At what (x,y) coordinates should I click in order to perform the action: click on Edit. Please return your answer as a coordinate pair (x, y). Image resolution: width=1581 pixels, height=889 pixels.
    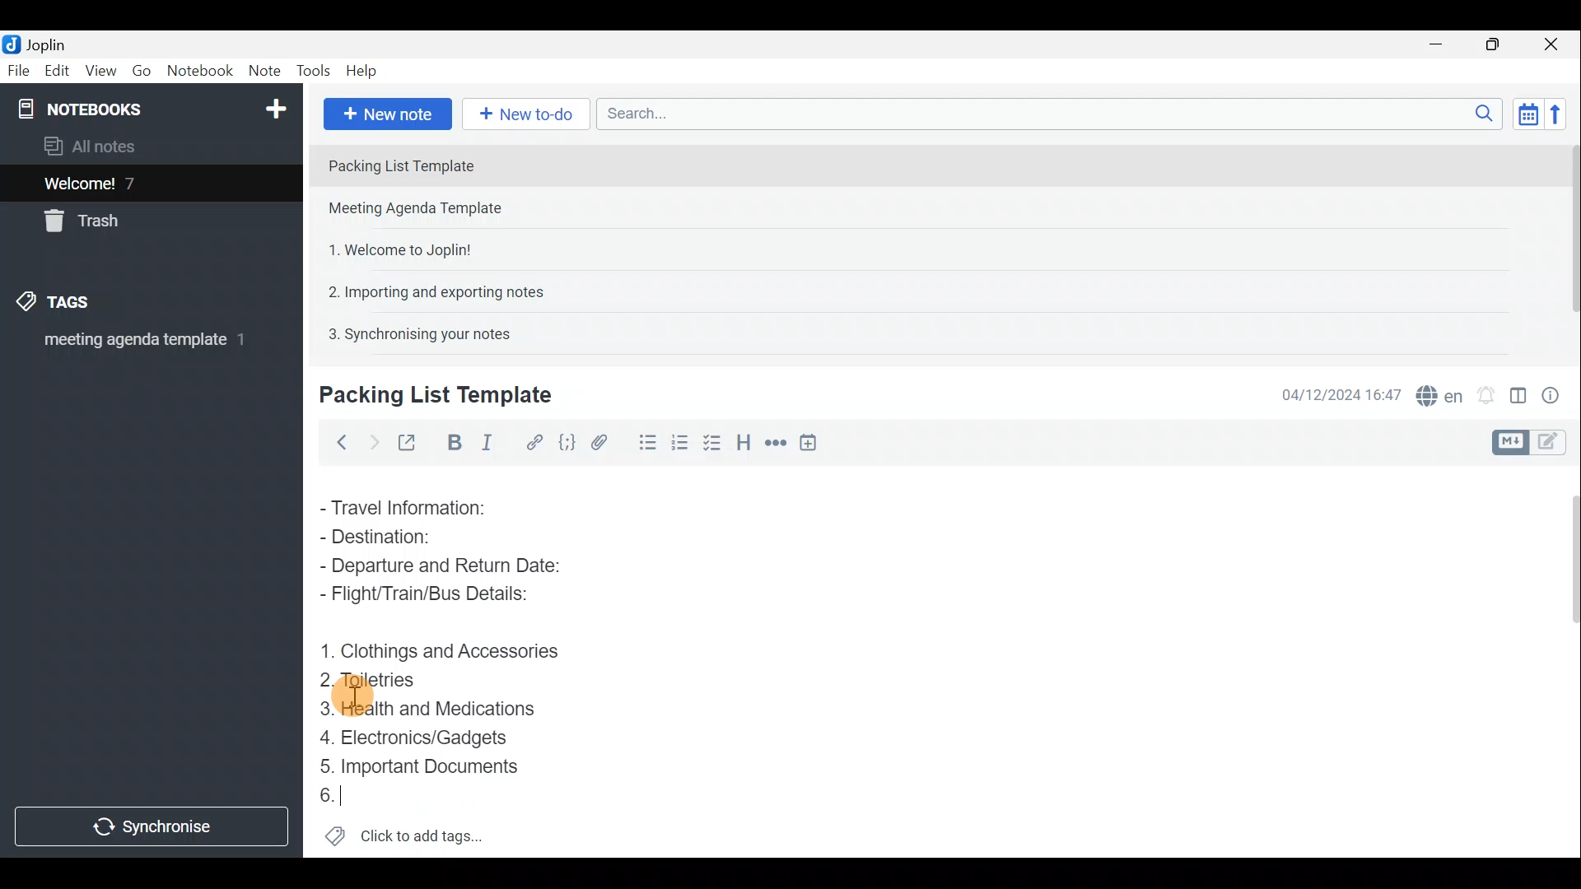
    Looking at the image, I should click on (54, 72).